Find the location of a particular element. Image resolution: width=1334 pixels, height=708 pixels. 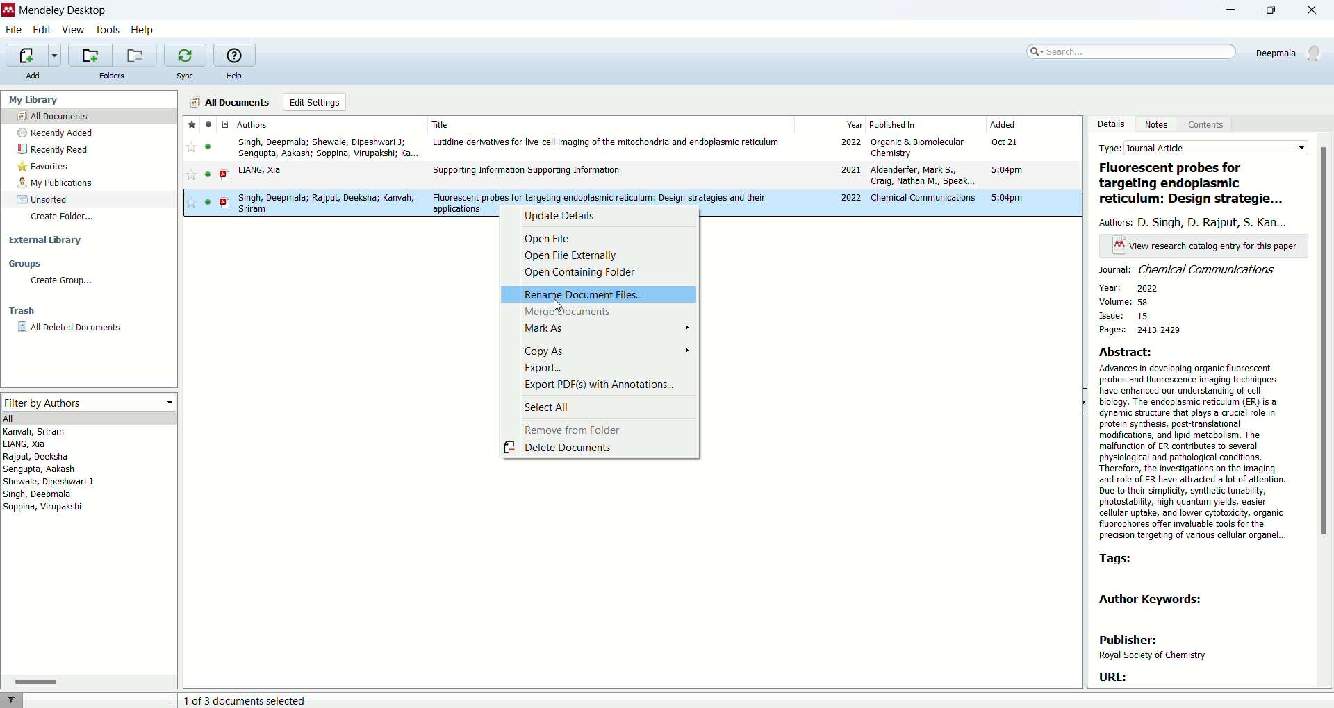

all document is located at coordinates (90, 116).